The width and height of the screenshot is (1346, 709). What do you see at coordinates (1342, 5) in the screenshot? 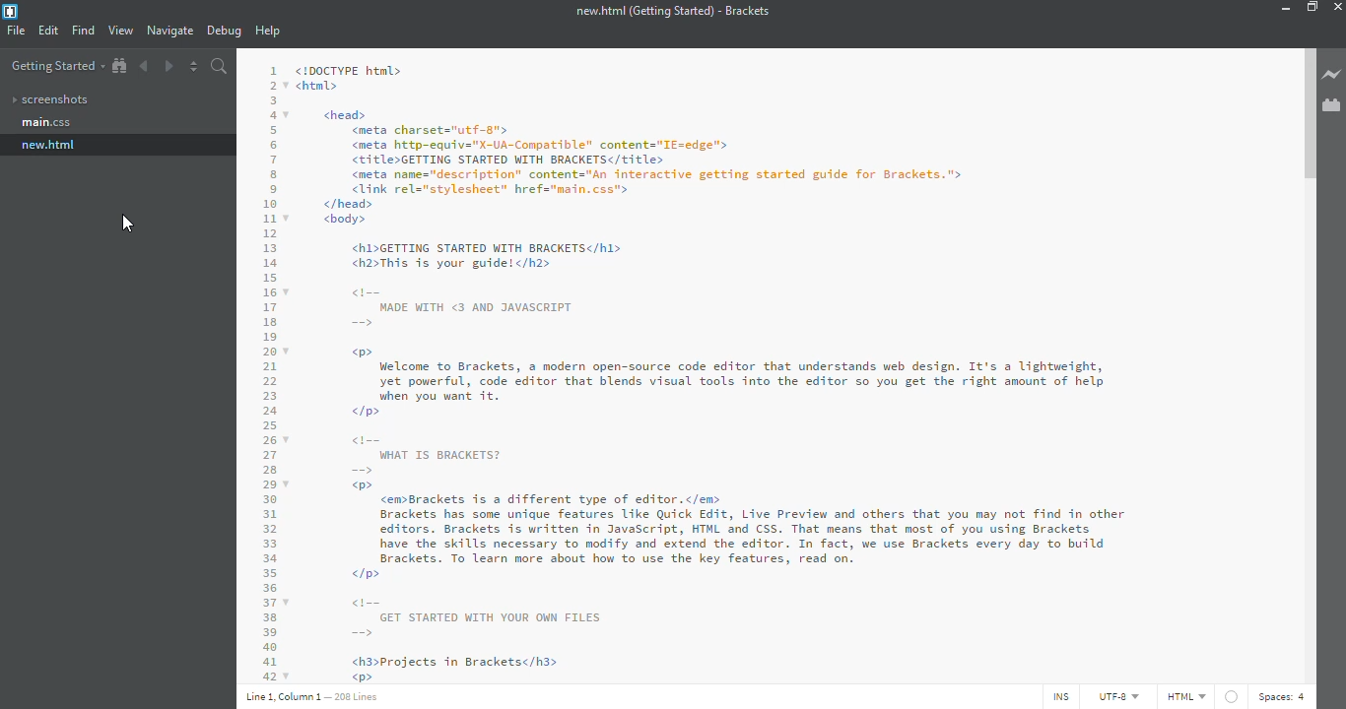
I see `close` at bounding box center [1342, 5].